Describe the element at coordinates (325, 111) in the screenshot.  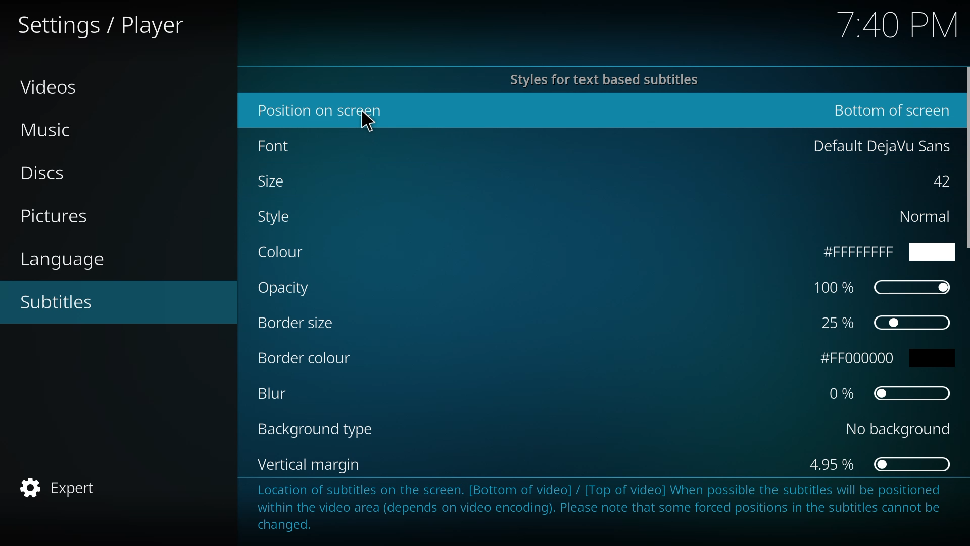
I see `position o screen` at that location.